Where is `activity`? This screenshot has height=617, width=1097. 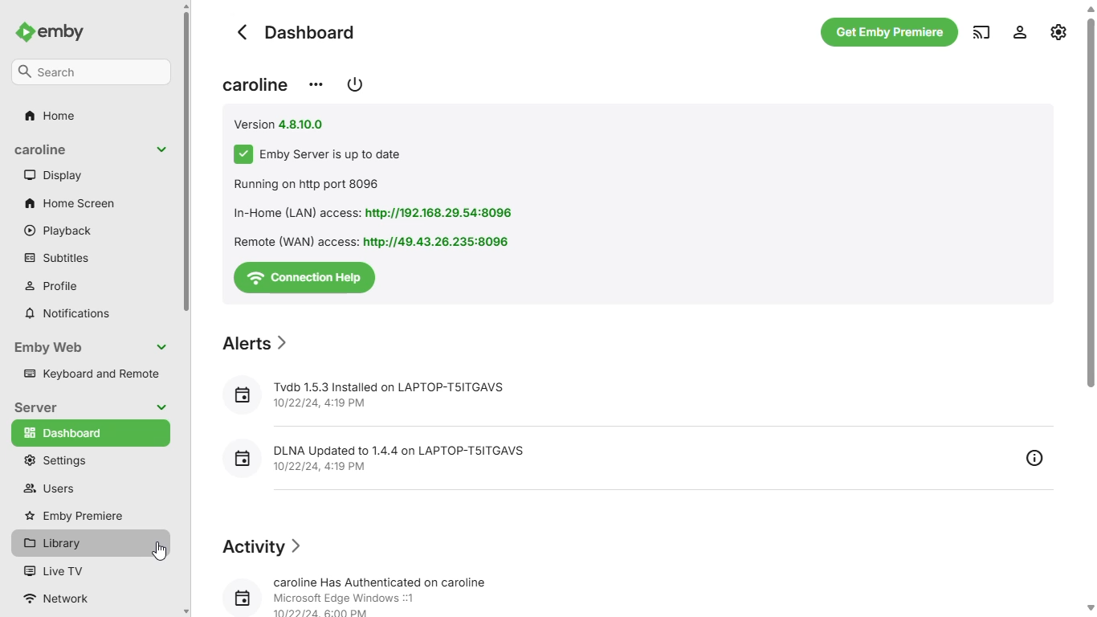
activity is located at coordinates (260, 545).